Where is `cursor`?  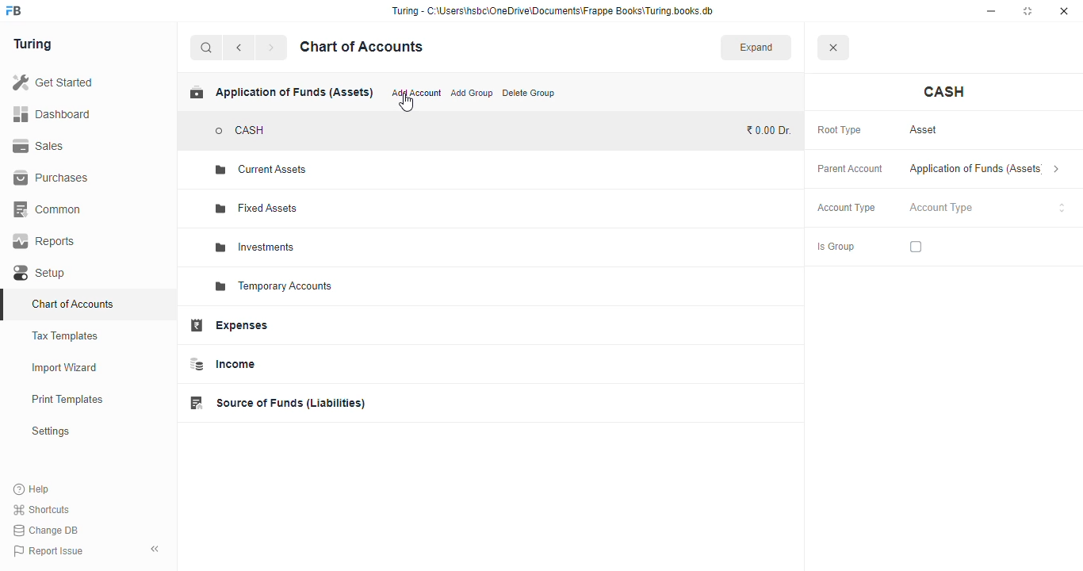 cursor is located at coordinates (406, 104).